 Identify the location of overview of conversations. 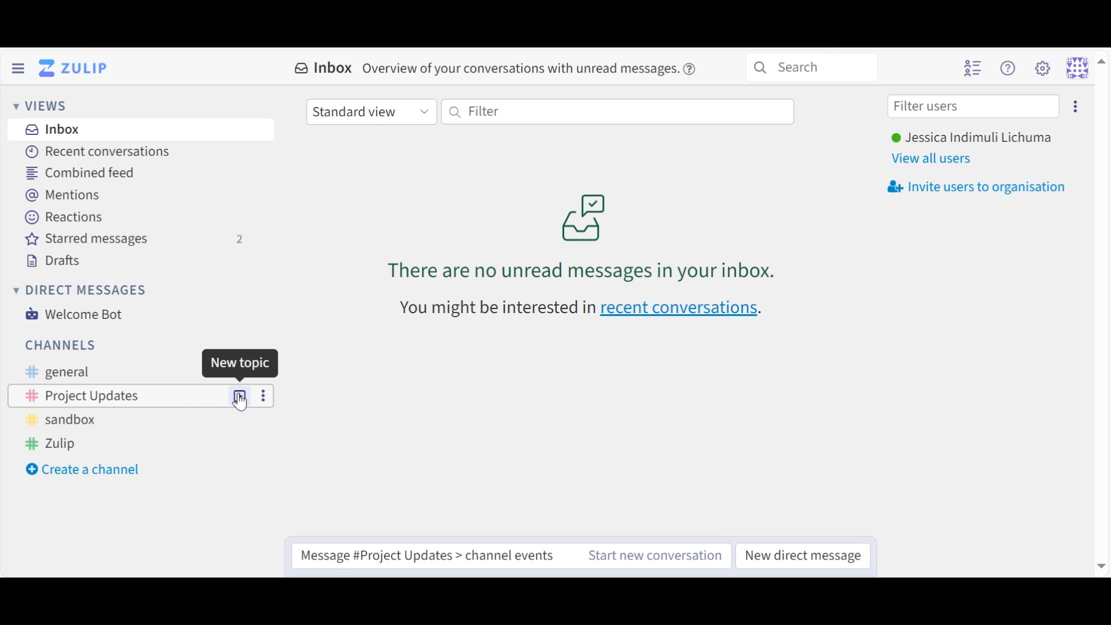
(521, 69).